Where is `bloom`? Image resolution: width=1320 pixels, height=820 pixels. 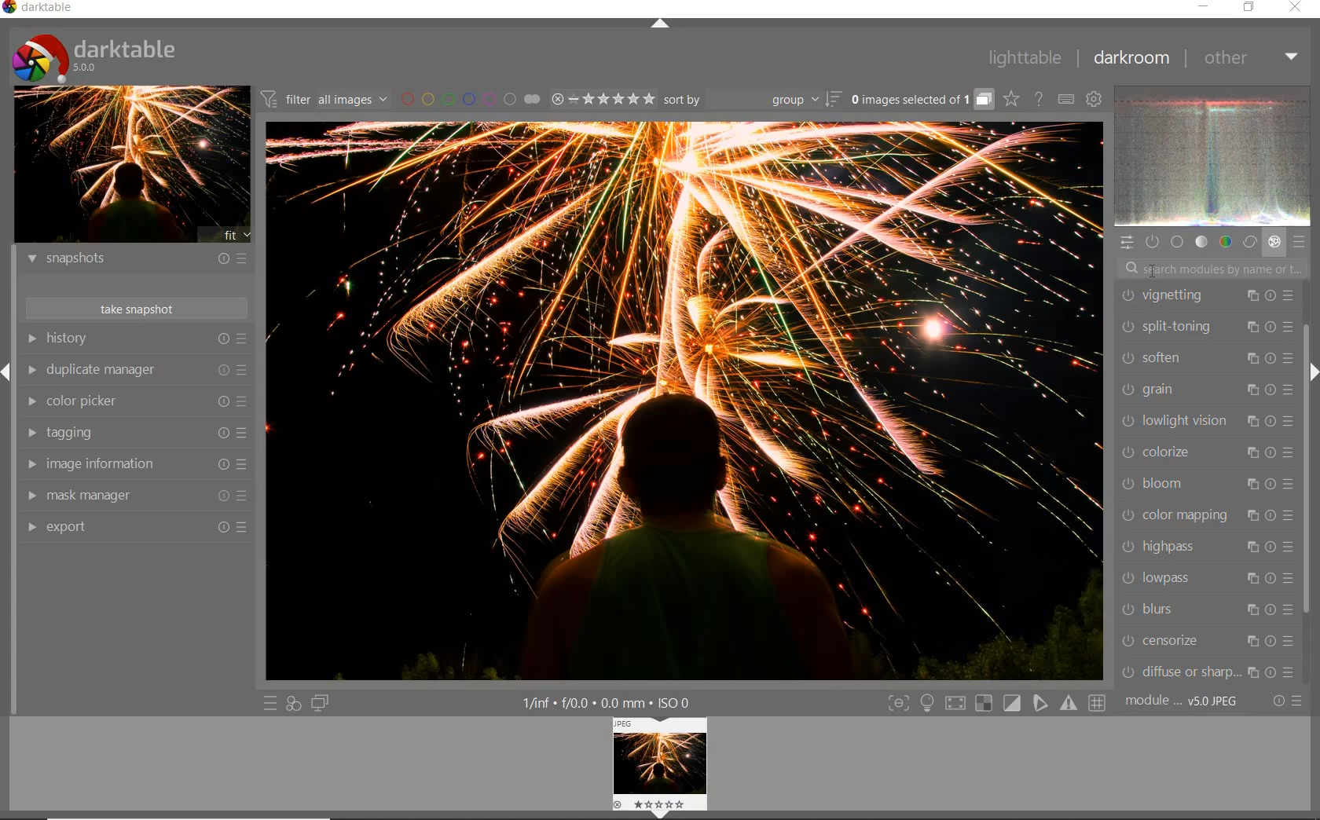
bloom is located at coordinates (1204, 484).